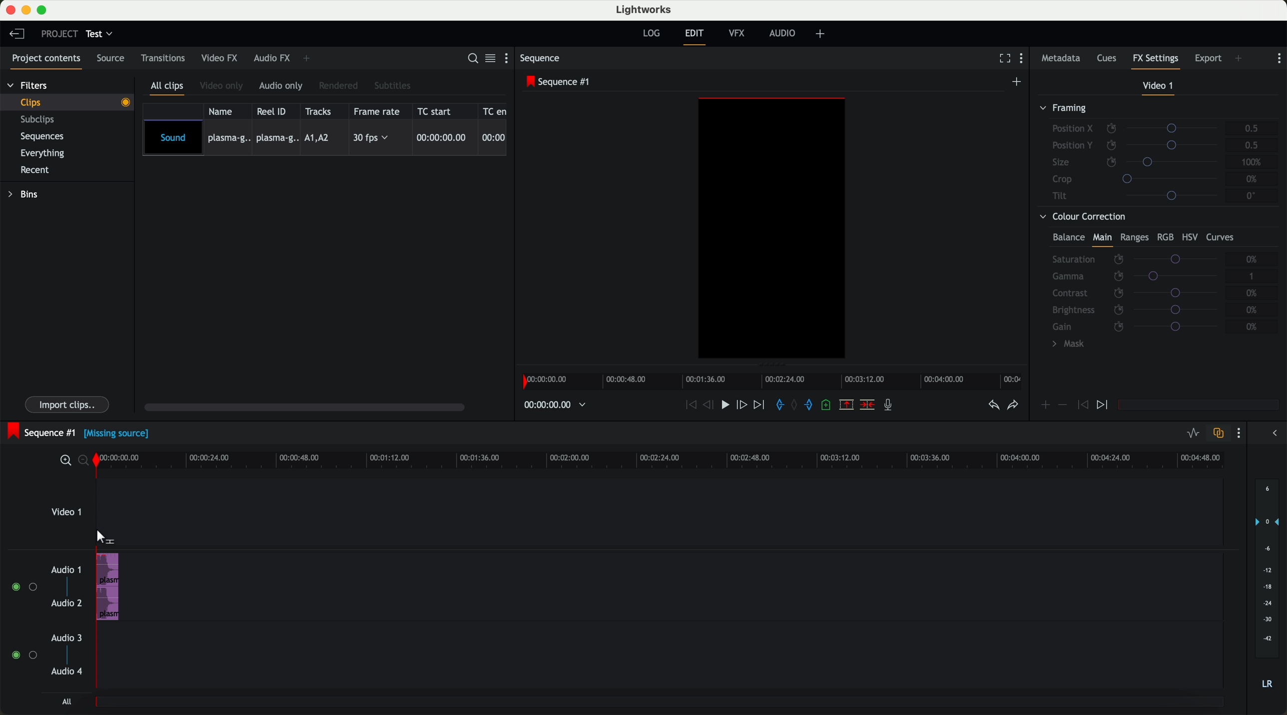  Describe the element at coordinates (472, 59) in the screenshot. I see `search` at that location.